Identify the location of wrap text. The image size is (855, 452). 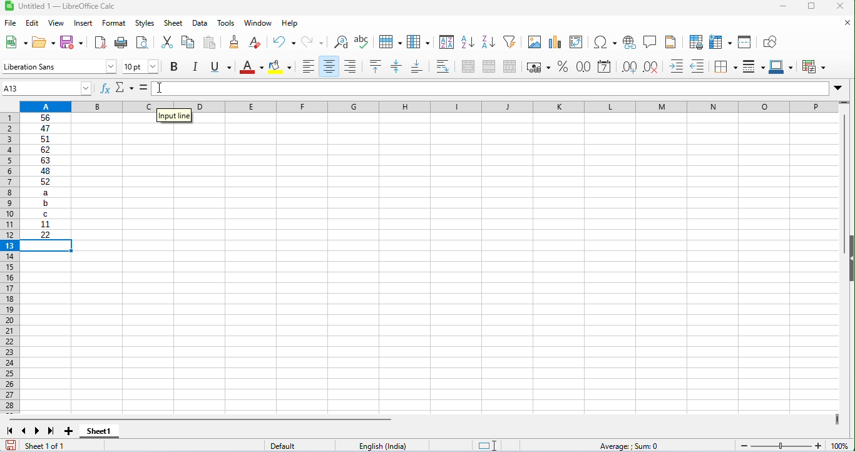
(443, 66).